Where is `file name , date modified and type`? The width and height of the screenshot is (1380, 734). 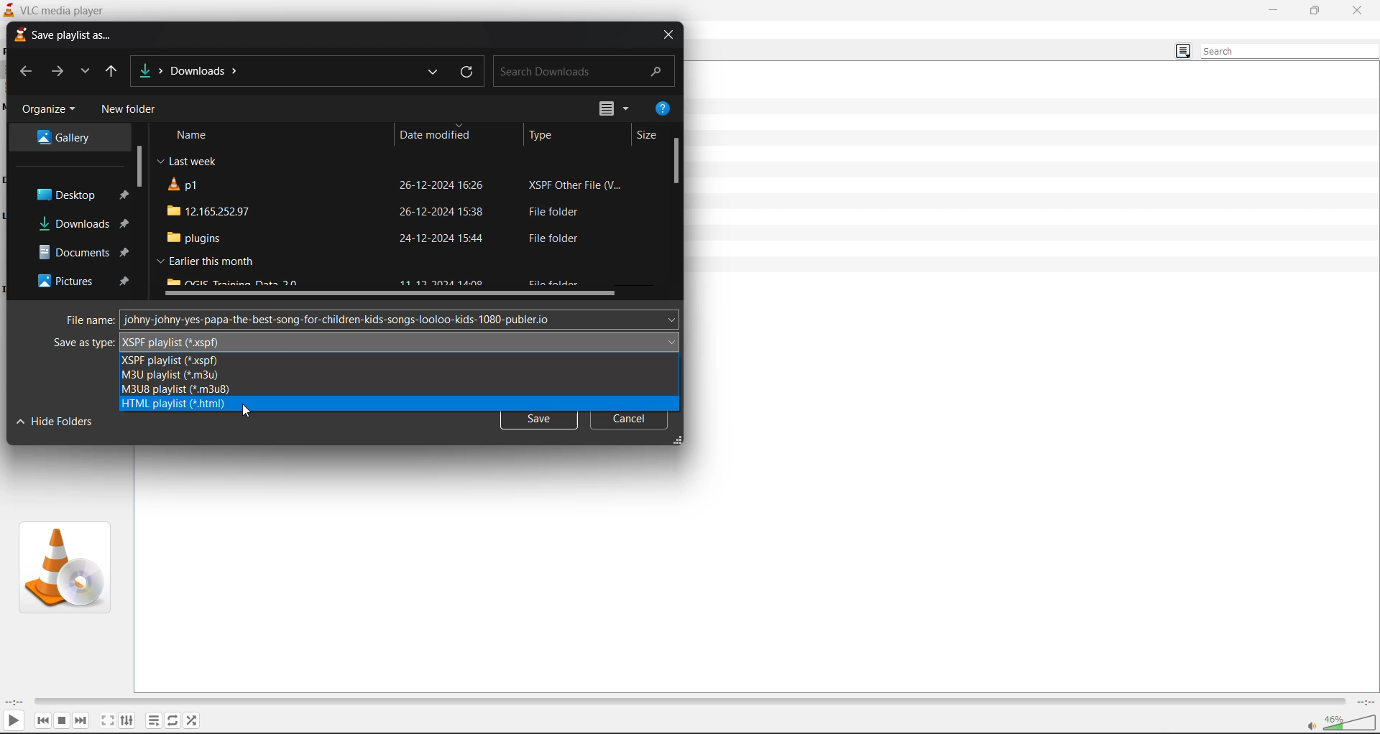
file name , date modified and type is located at coordinates (397, 187).